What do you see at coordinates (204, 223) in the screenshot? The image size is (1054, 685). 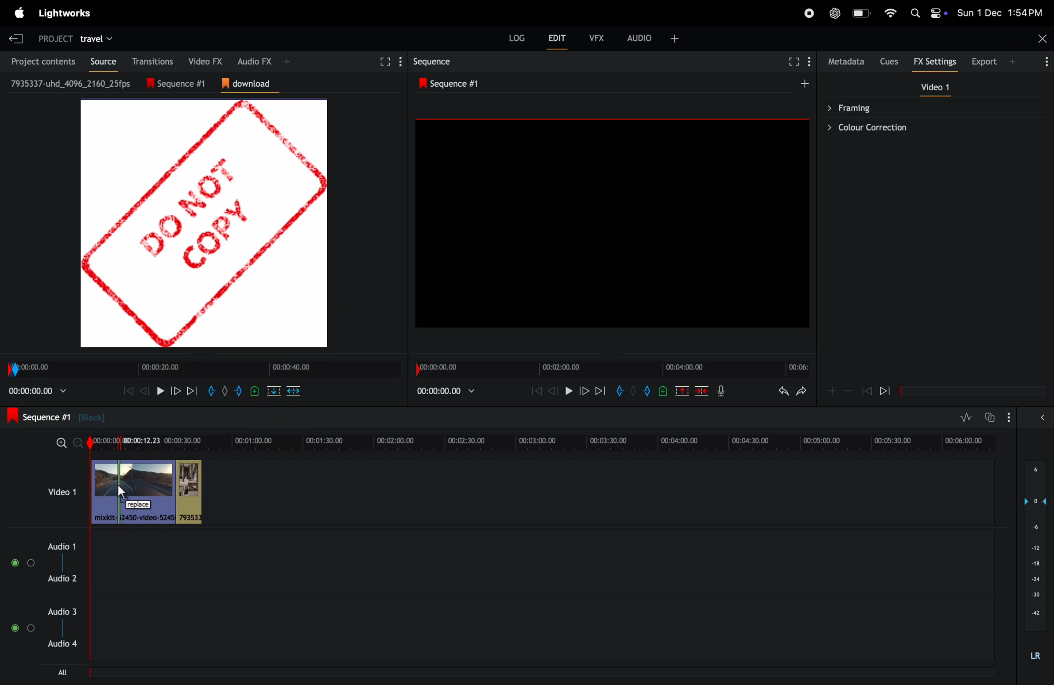 I see `Watermark` at bounding box center [204, 223].